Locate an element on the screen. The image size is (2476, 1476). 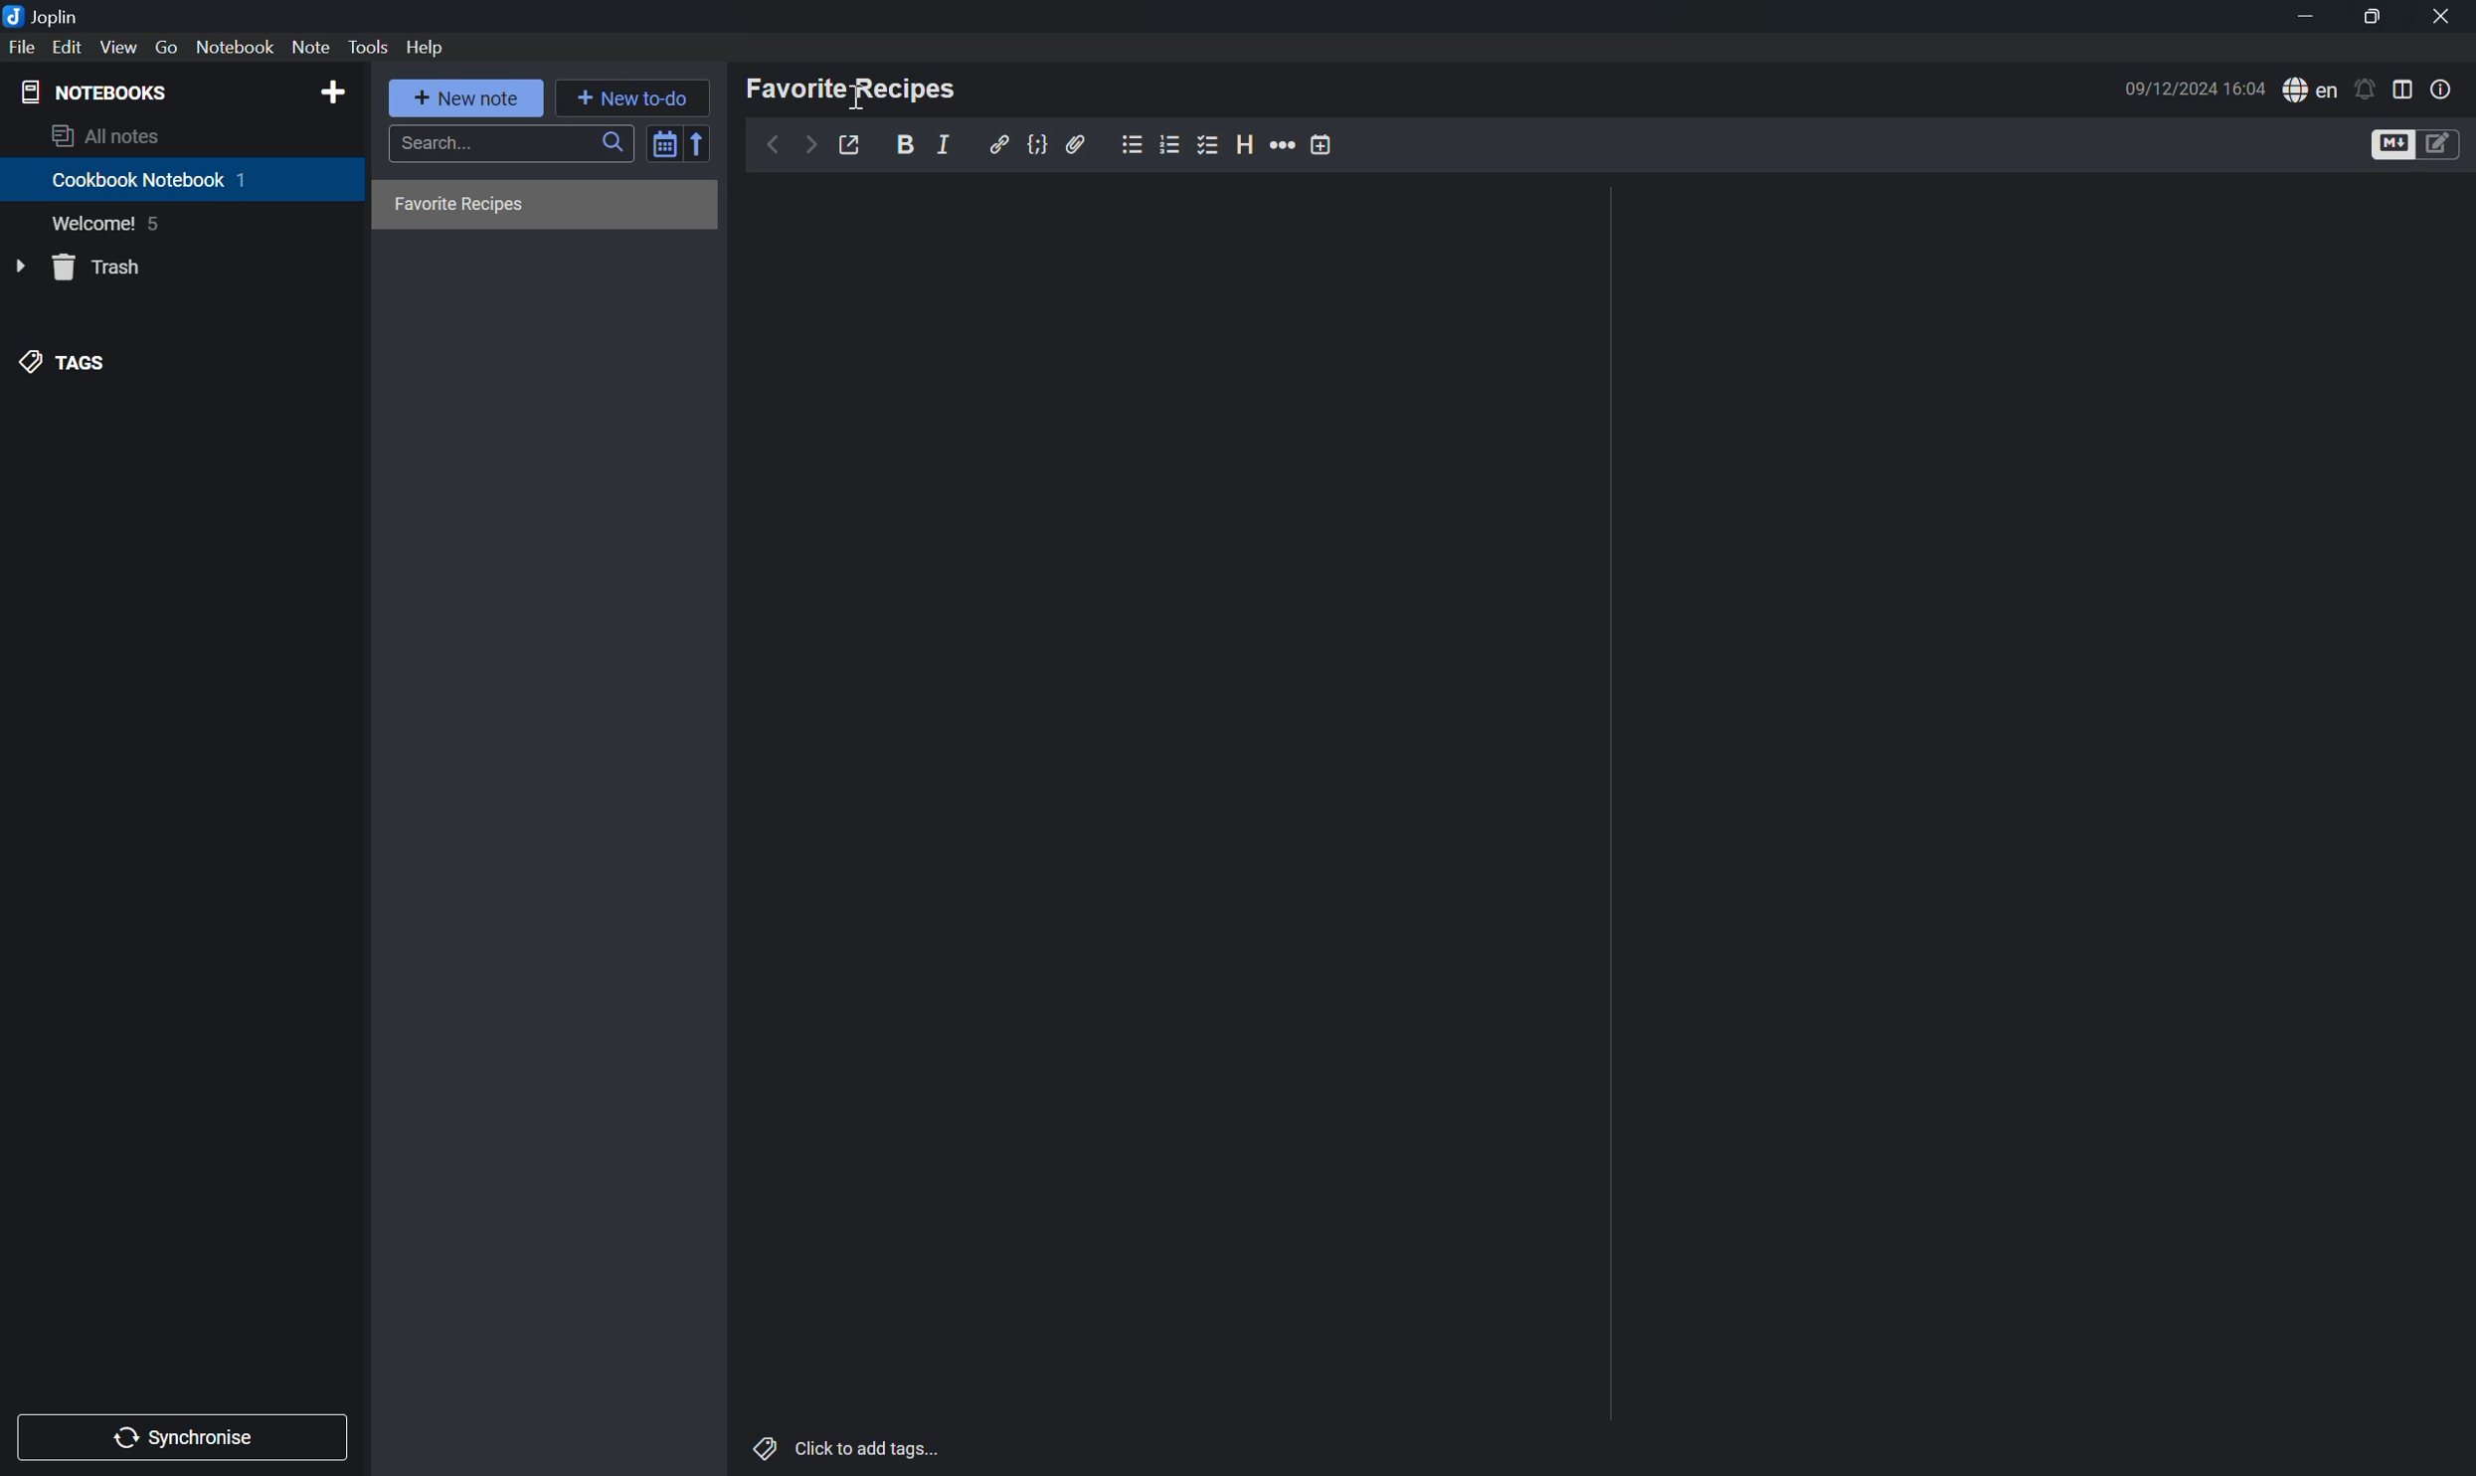
Toggle editors is located at coordinates (2418, 143).